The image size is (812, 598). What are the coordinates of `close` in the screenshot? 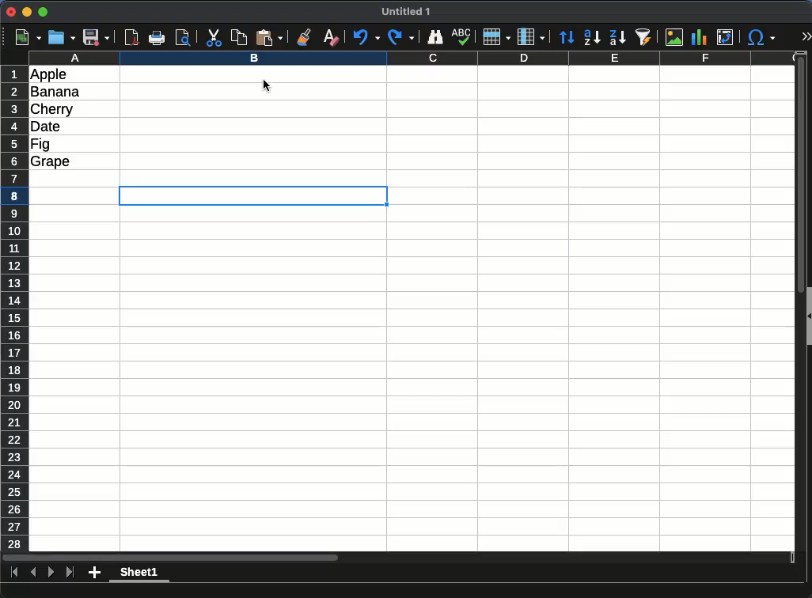 It's located at (11, 12).